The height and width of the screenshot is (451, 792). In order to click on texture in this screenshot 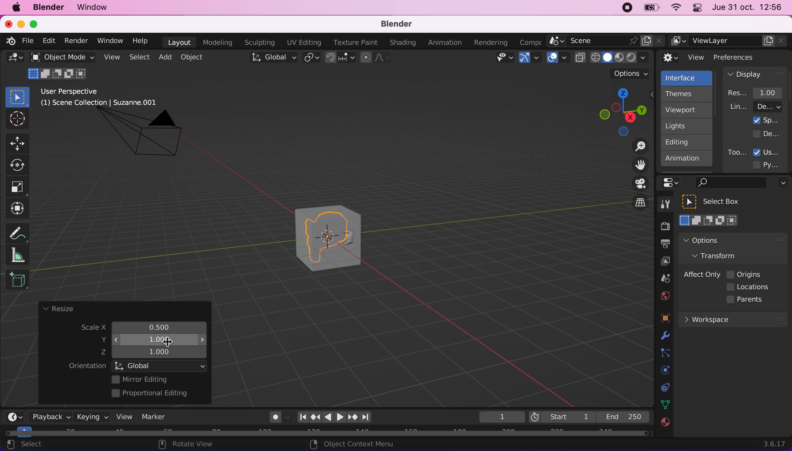, I will do `click(664, 425)`.